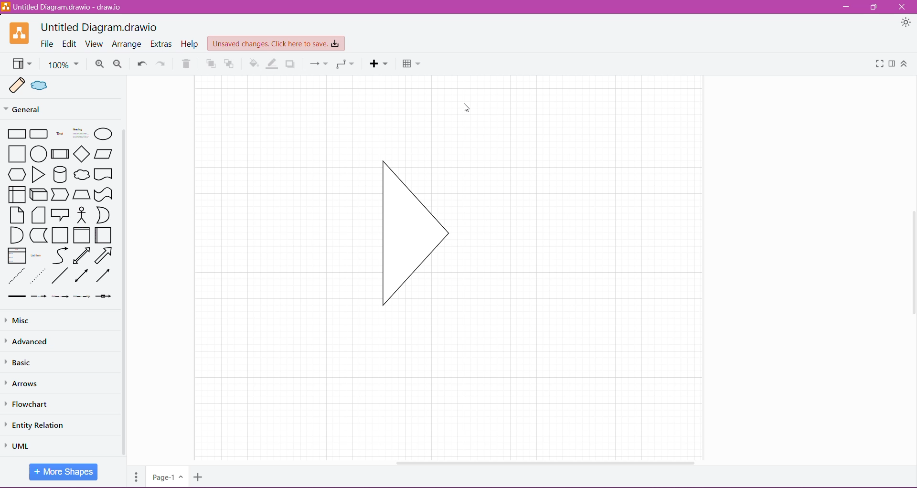 The height and width of the screenshot is (488, 917). I want to click on Cursor, so click(466, 108).